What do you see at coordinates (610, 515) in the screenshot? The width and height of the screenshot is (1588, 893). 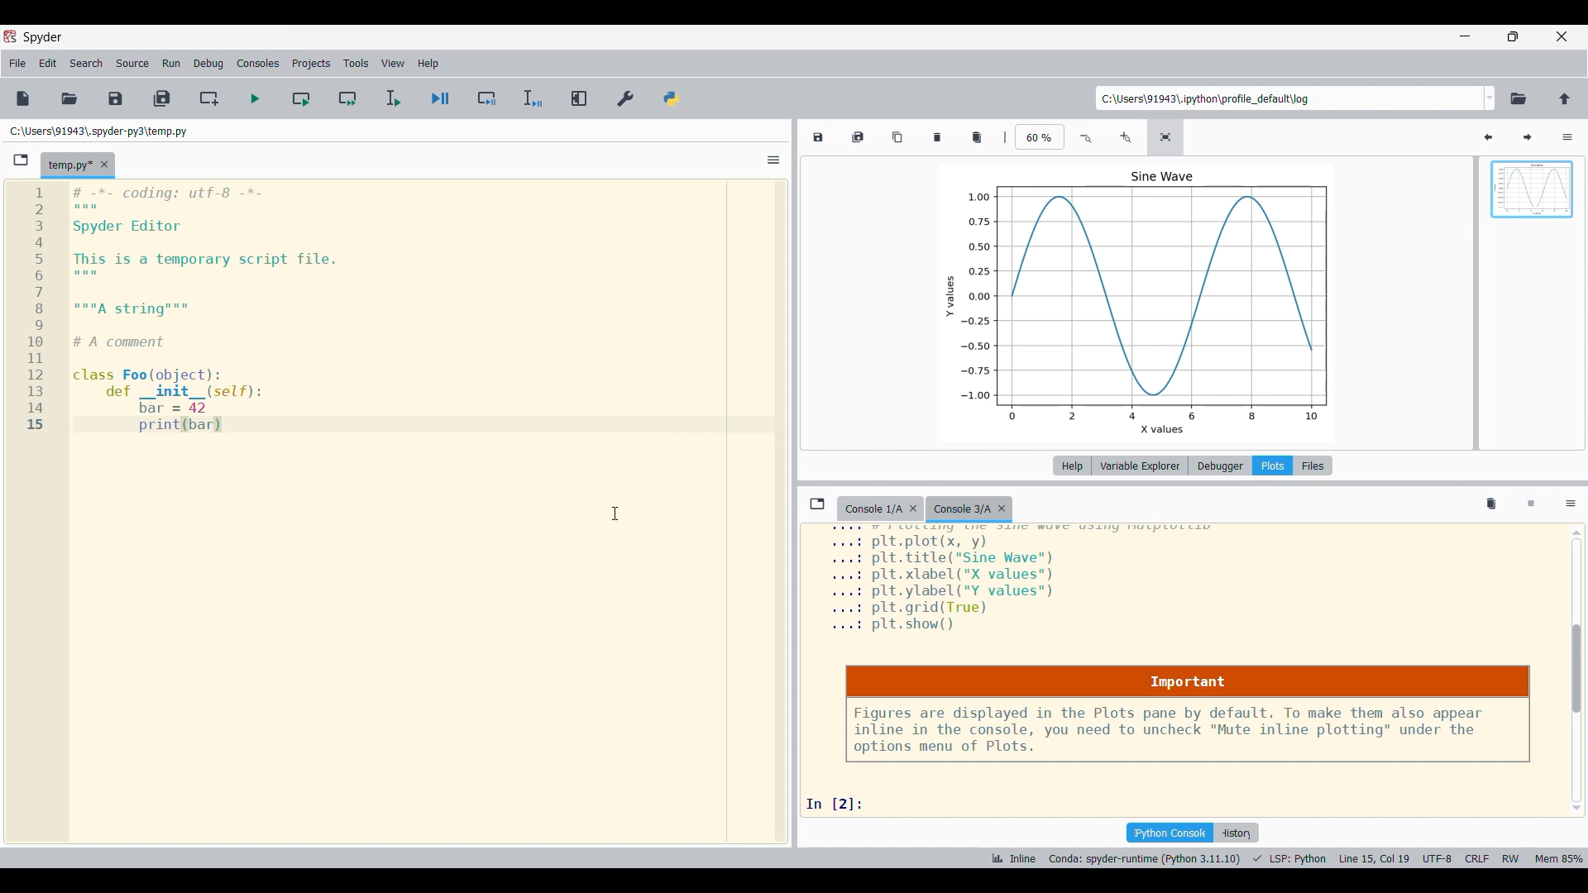 I see `cursor` at bounding box center [610, 515].